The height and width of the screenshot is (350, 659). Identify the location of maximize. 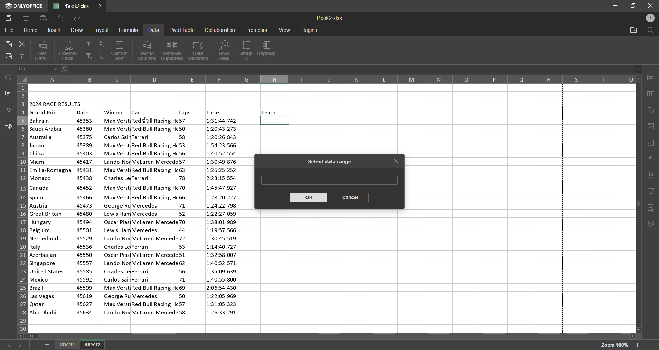
(634, 5).